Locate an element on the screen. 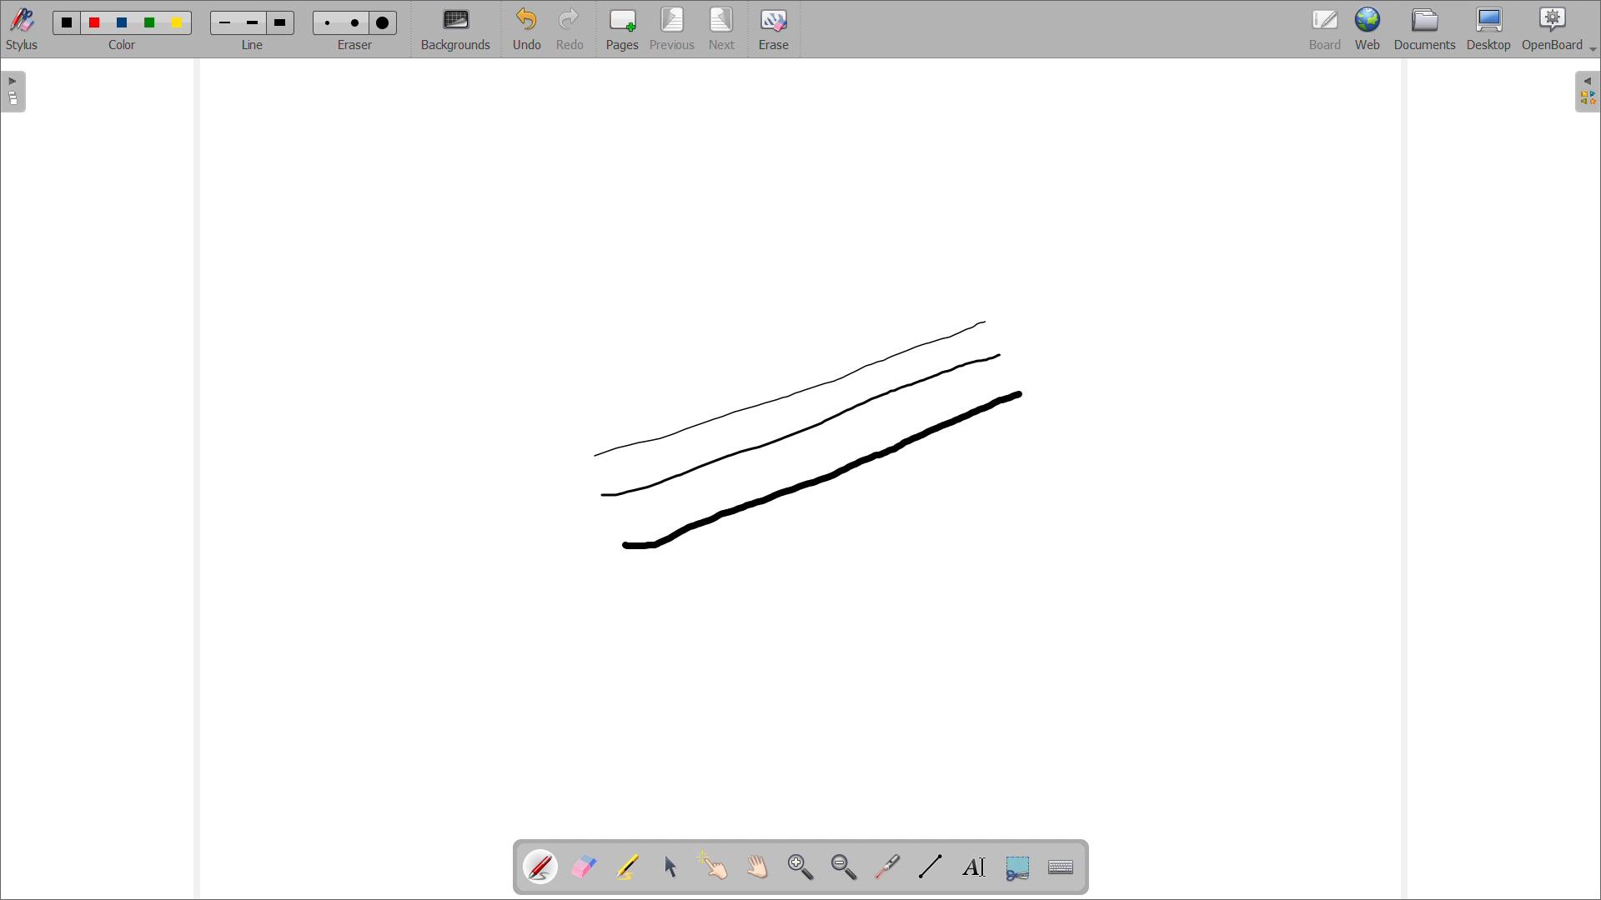  board is located at coordinates (1324, 29).